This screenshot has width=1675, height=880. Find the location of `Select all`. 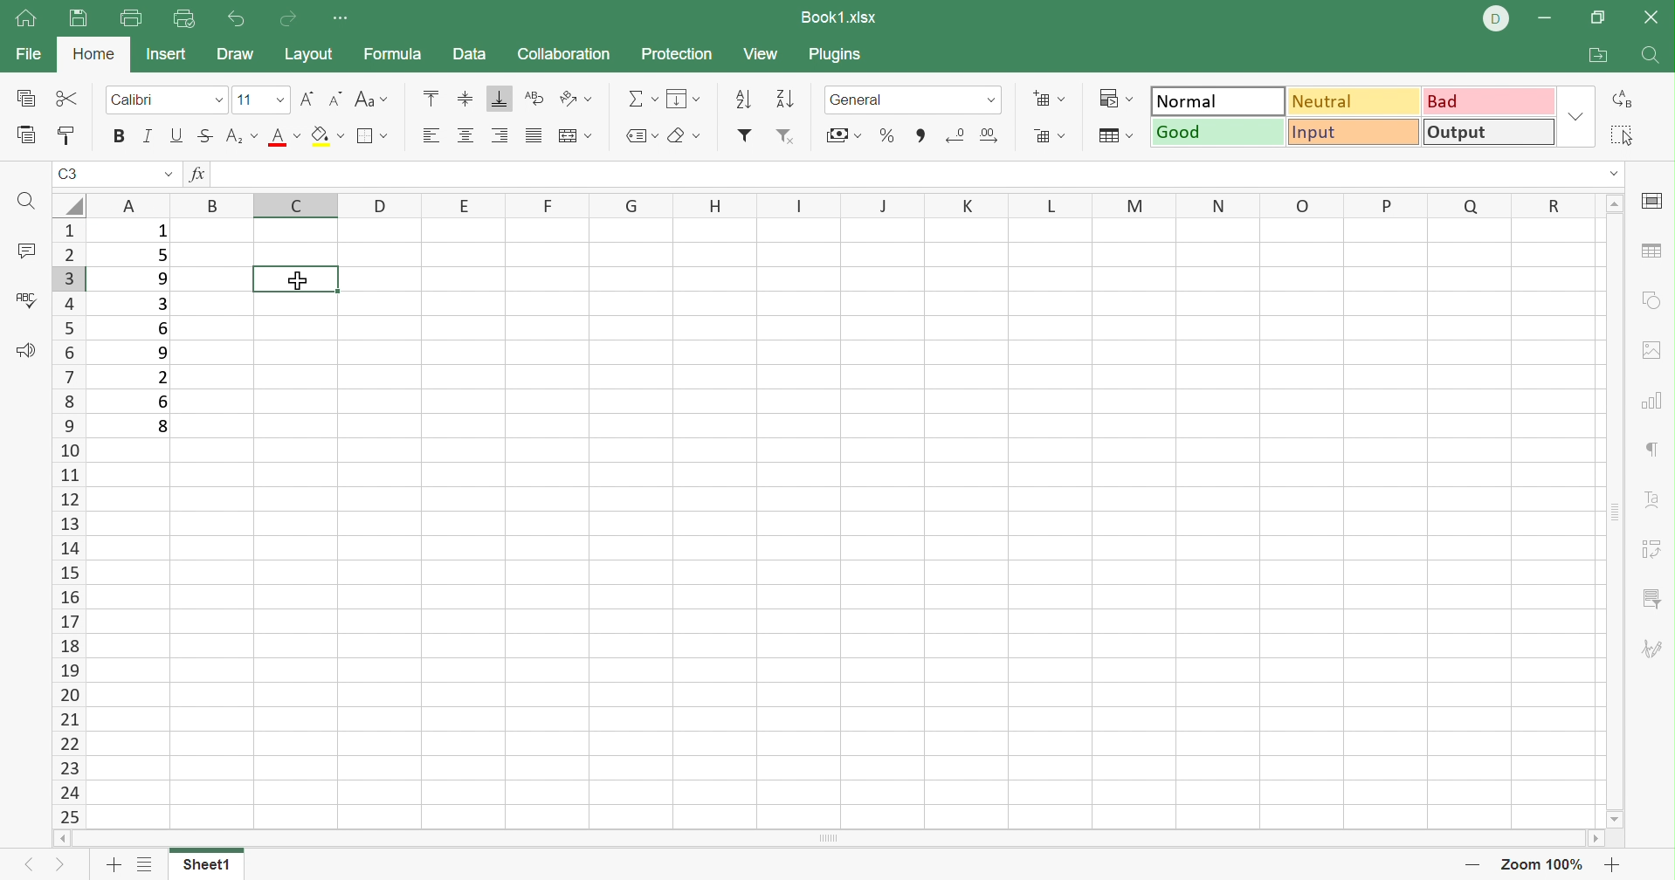

Select all is located at coordinates (1625, 136).